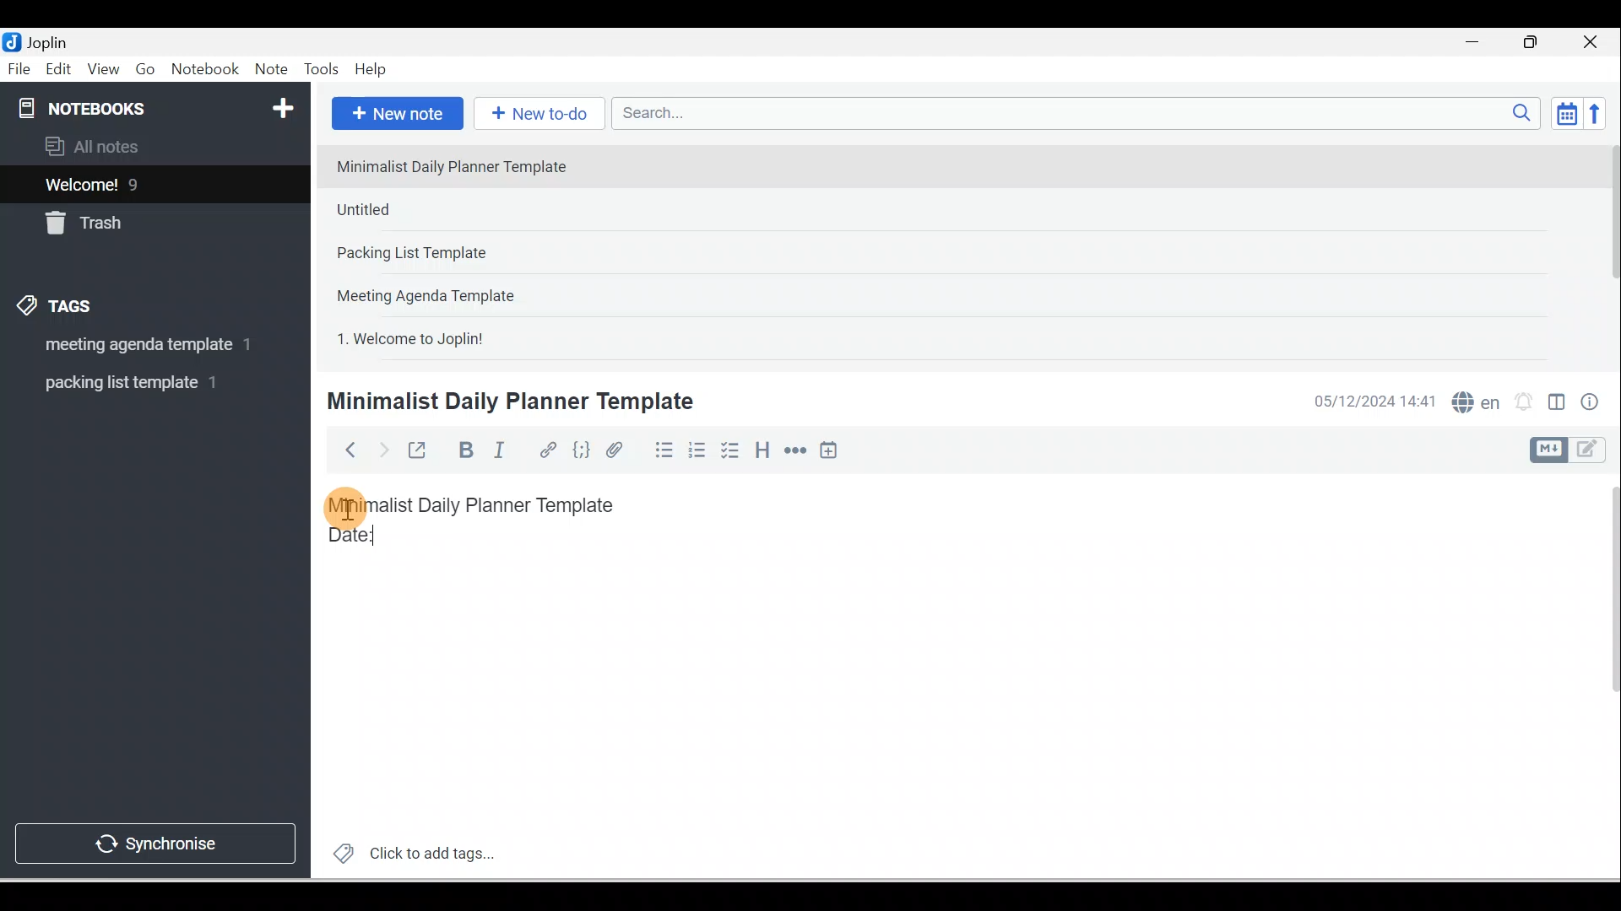  What do you see at coordinates (1591, 404) in the screenshot?
I see `Note properties` at bounding box center [1591, 404].